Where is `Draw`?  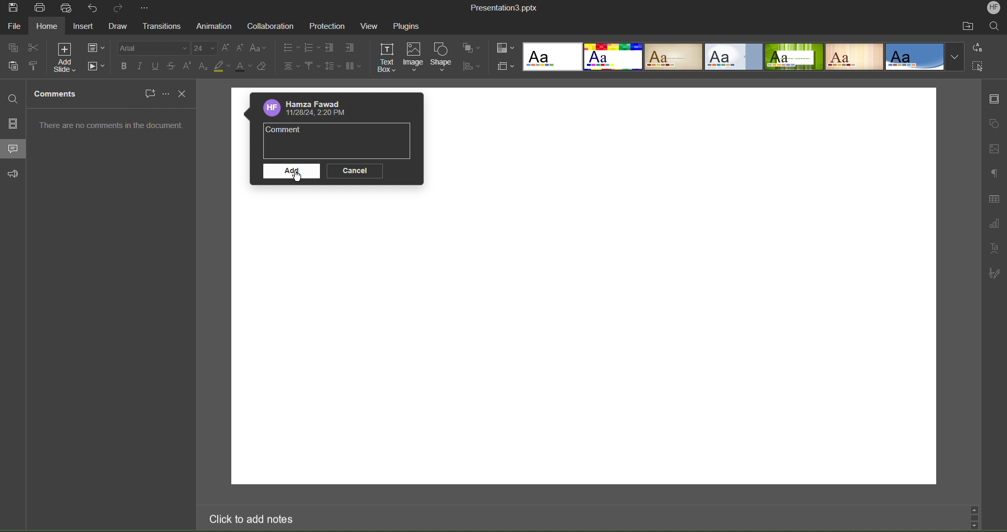 Draw is located at coordinates (117, 27).